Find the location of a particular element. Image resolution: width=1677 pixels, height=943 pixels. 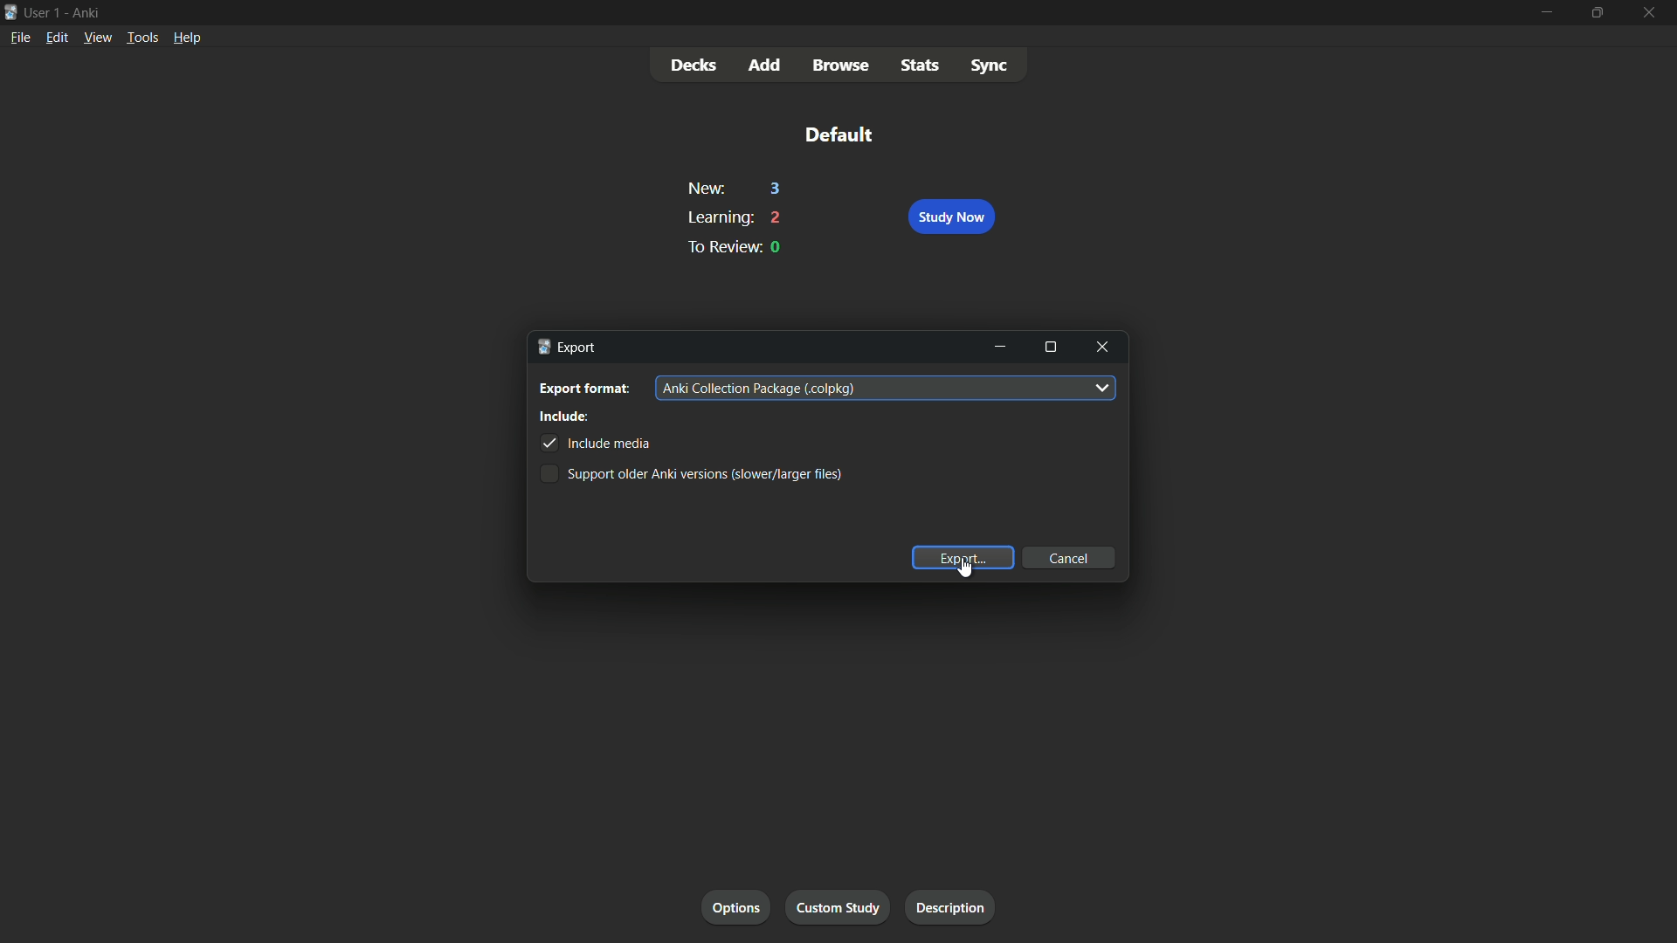

2 is located at coordinates (777, 217).